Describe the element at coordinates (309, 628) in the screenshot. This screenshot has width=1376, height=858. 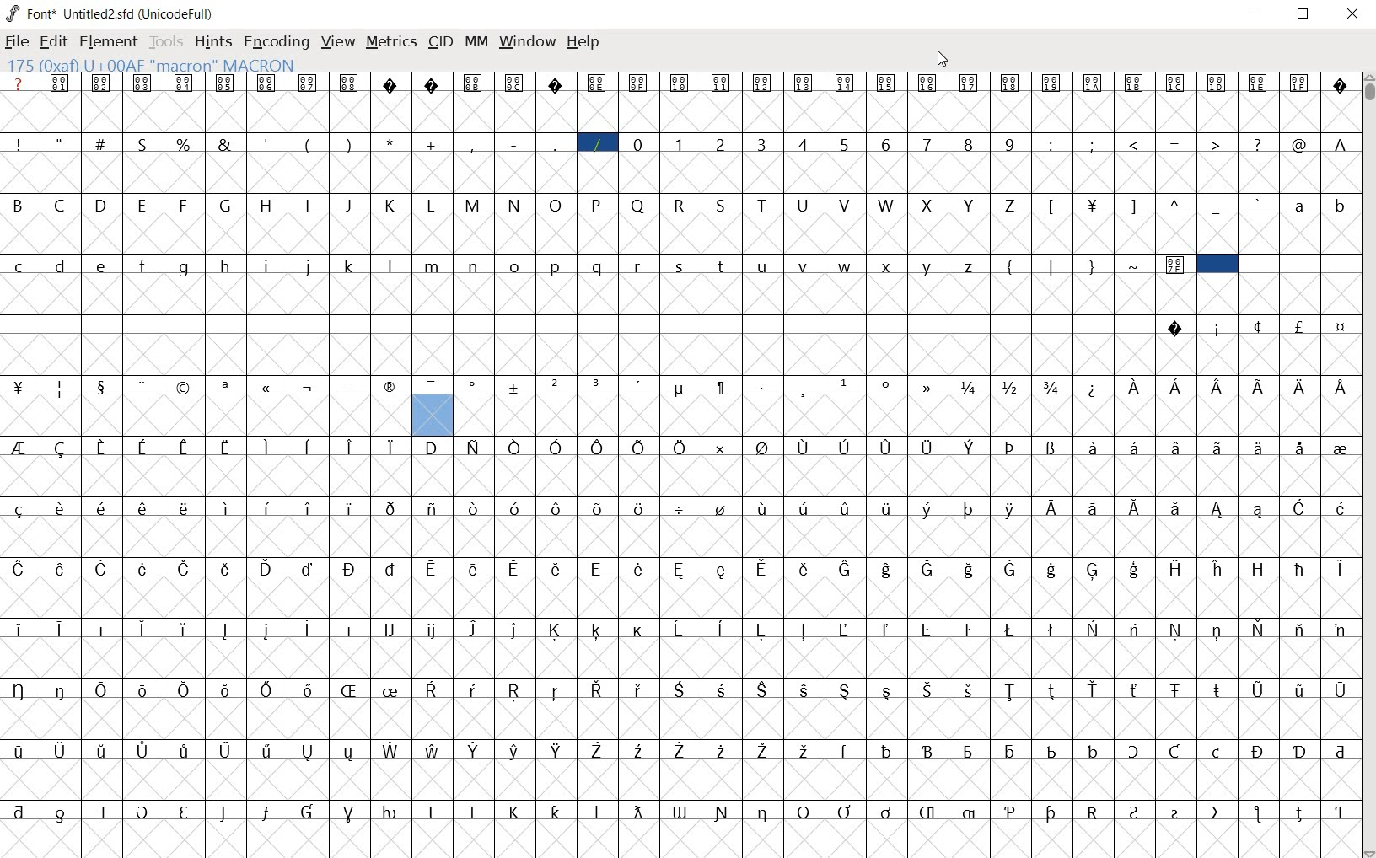
I see `Symbol` at that location.